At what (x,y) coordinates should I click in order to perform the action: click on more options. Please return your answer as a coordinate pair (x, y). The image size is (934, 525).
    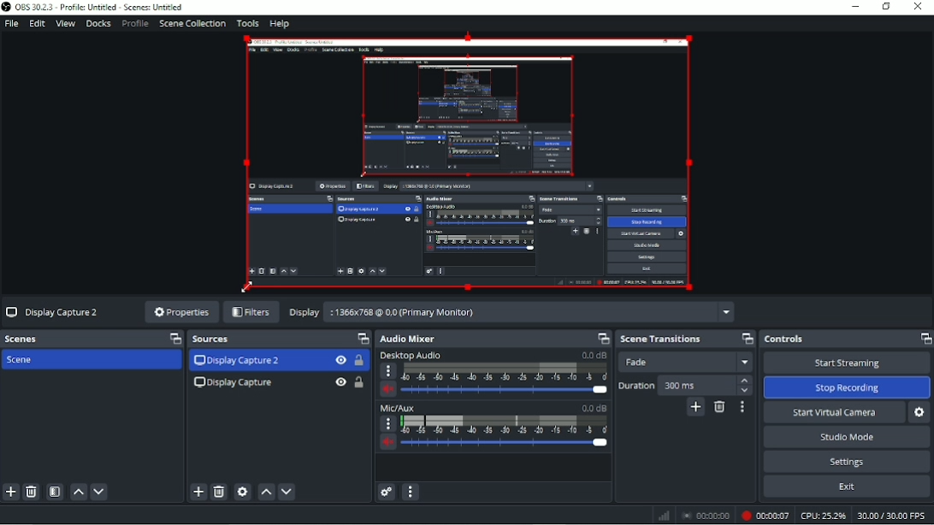
    Looking at the image, I should click on (388, 371).